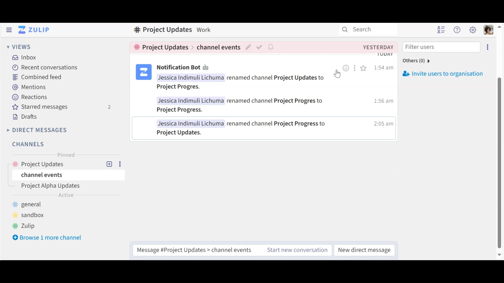  I want to click on message actions, so click(355, 68).